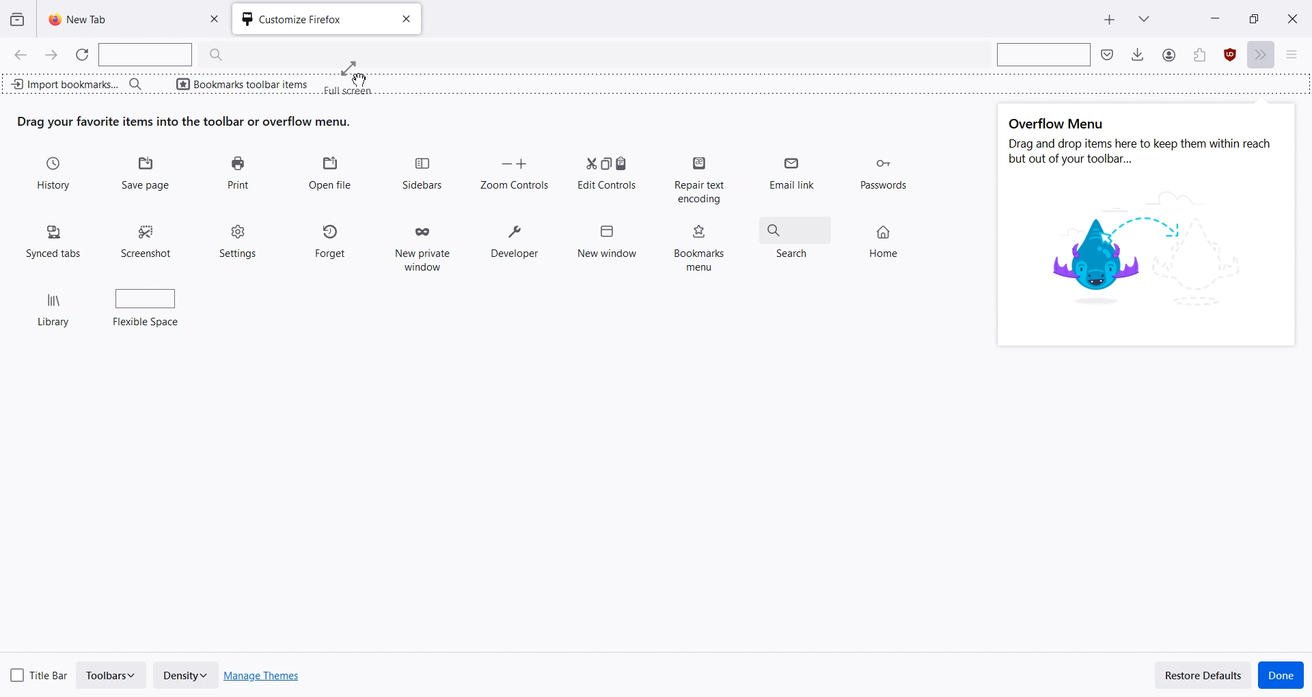 Image resolution: width=1312 pixels, height=697 pixels. Describe the element at coordinates (112, 675) in the screenshot. I see `Toolbars` at that location.